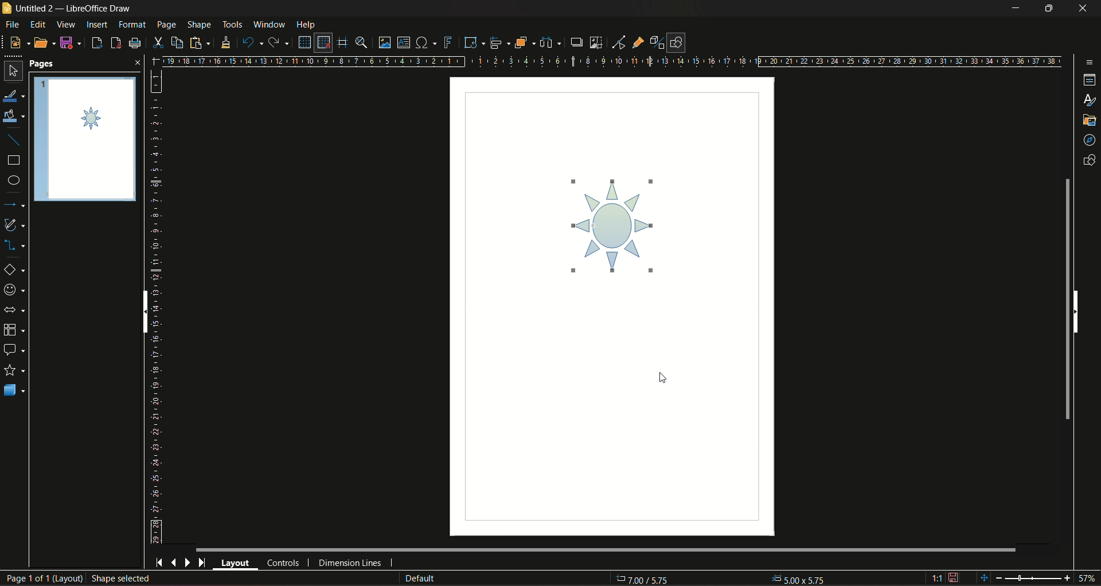 The height and width of the screenshot is (586, 1101). What do you see at coordinates (619, 221) in the screenshot?
I see `color change in object` at bounding box center [619, 221].